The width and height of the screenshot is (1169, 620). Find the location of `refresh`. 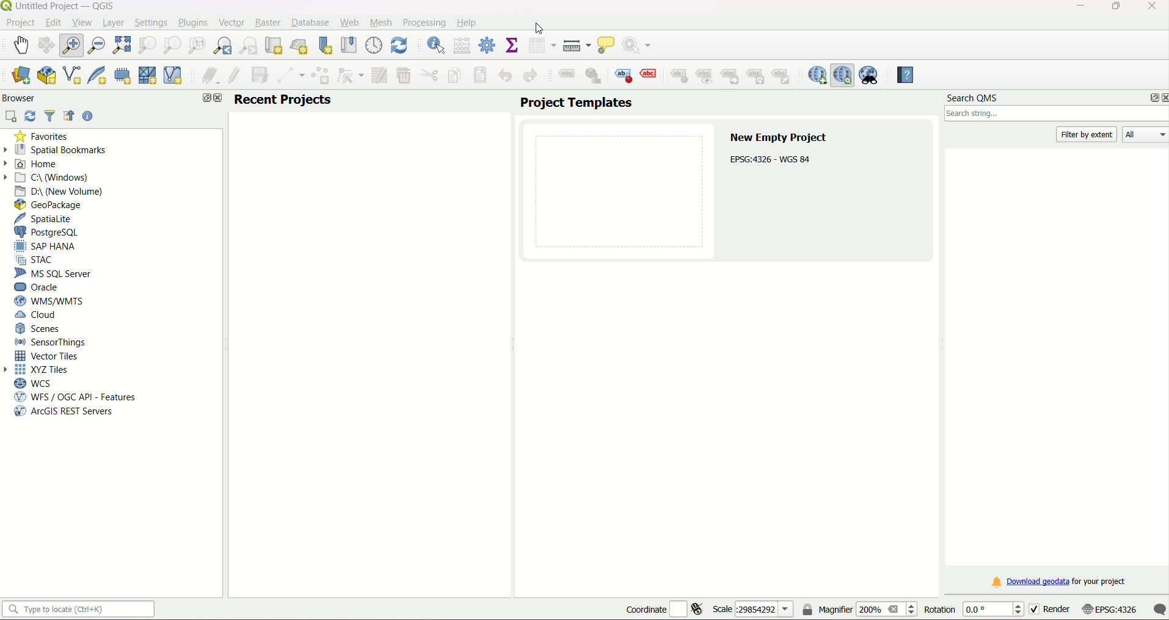

refresh is located at coordinates (399, 45).